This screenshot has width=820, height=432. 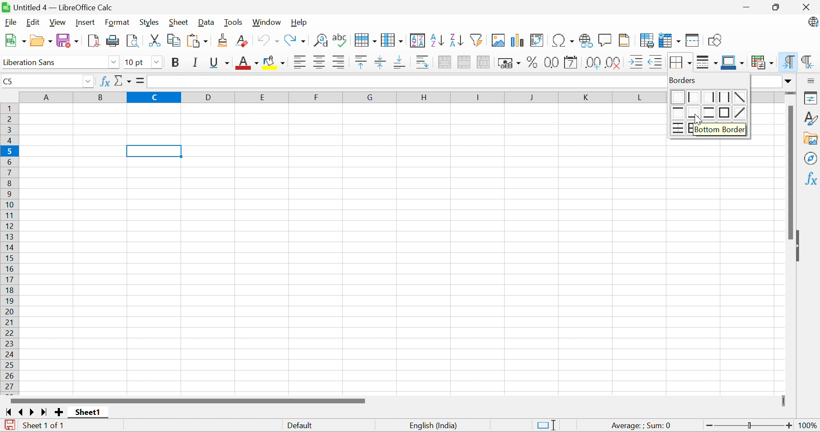 What do you see at coordinates (648, 41) in the screenshot?
I see `Define print area` at bounding box center [648, 41].